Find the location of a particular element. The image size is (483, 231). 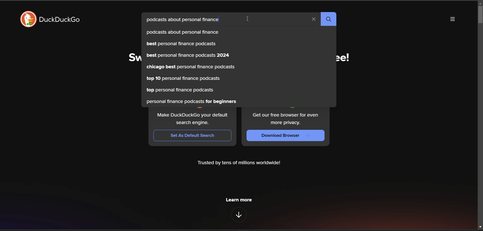

top personal finance podcasts is located at coordinates (181, 90).